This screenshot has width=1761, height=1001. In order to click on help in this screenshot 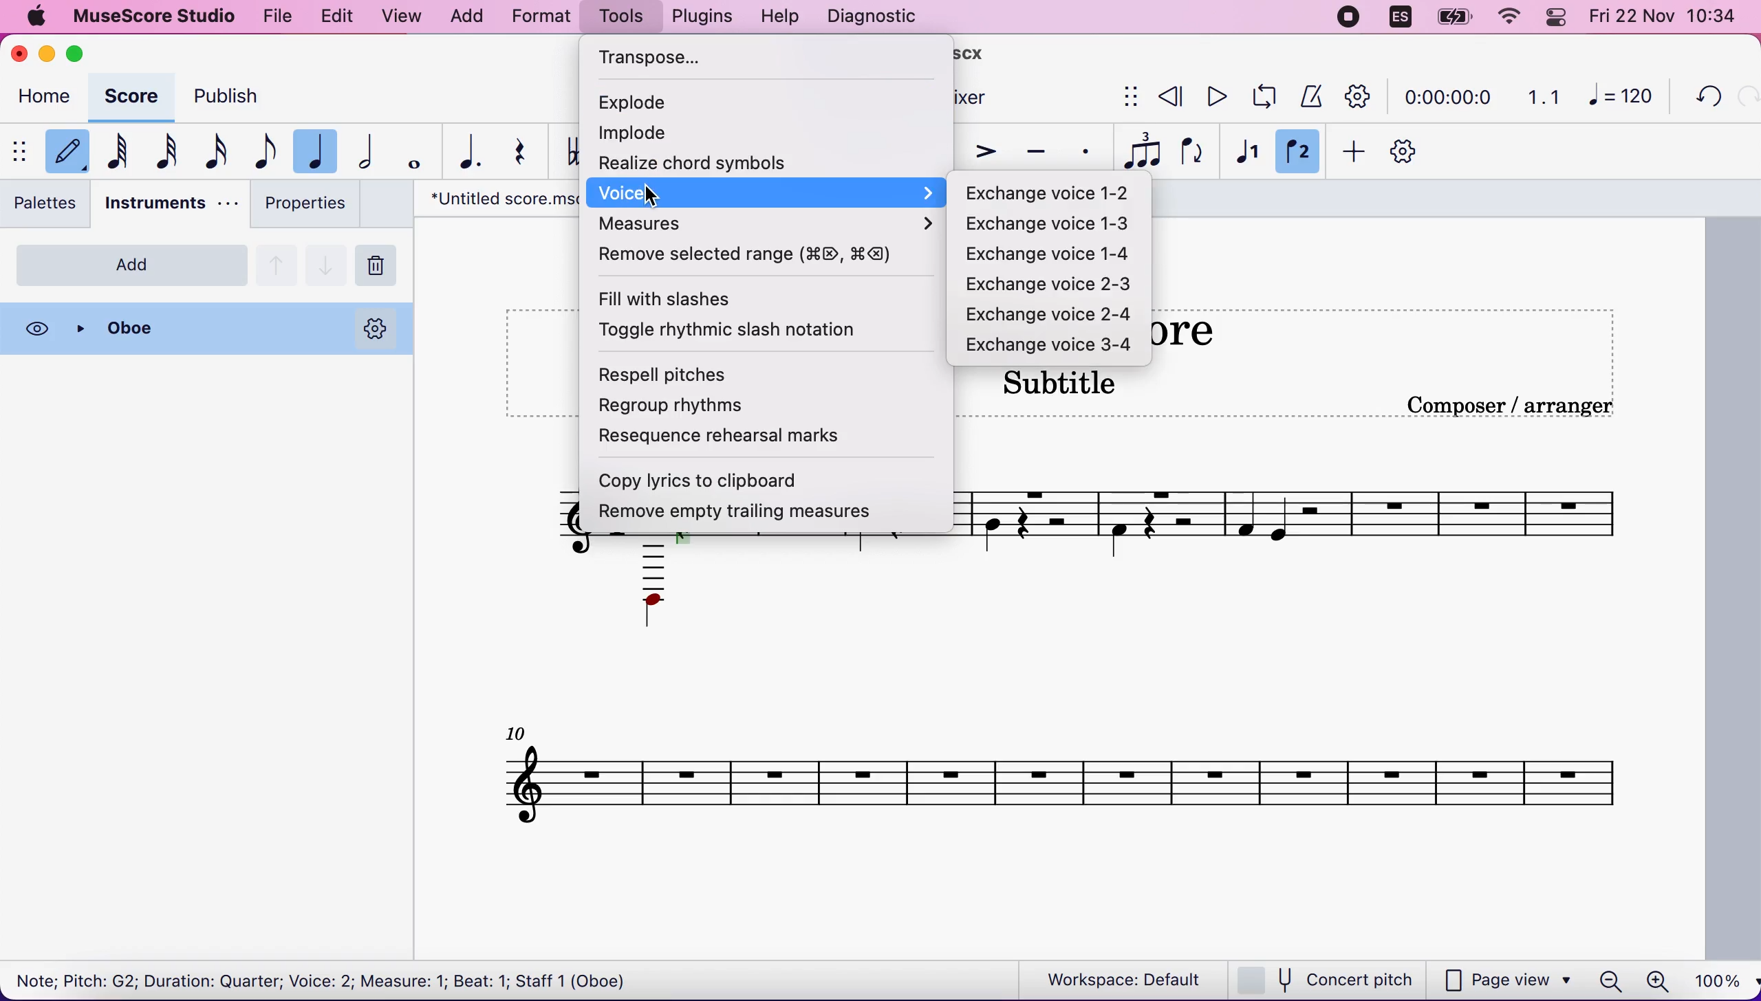, I will do `click(783, 16)`.